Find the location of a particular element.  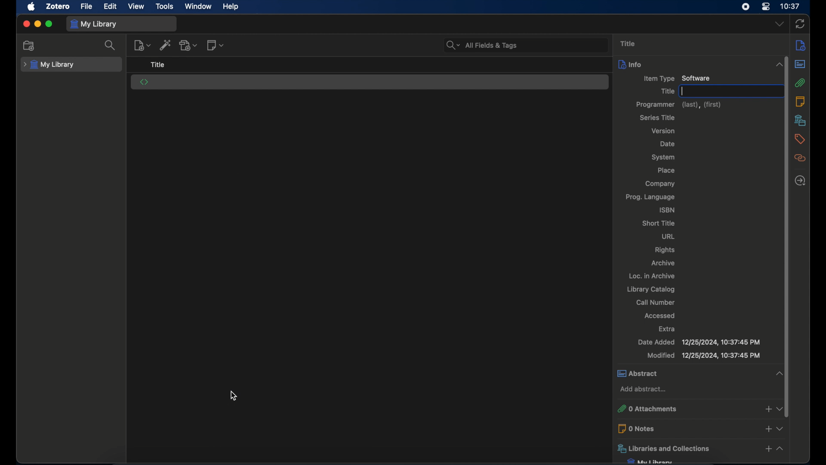

tags is located at coordinates (800, 139).